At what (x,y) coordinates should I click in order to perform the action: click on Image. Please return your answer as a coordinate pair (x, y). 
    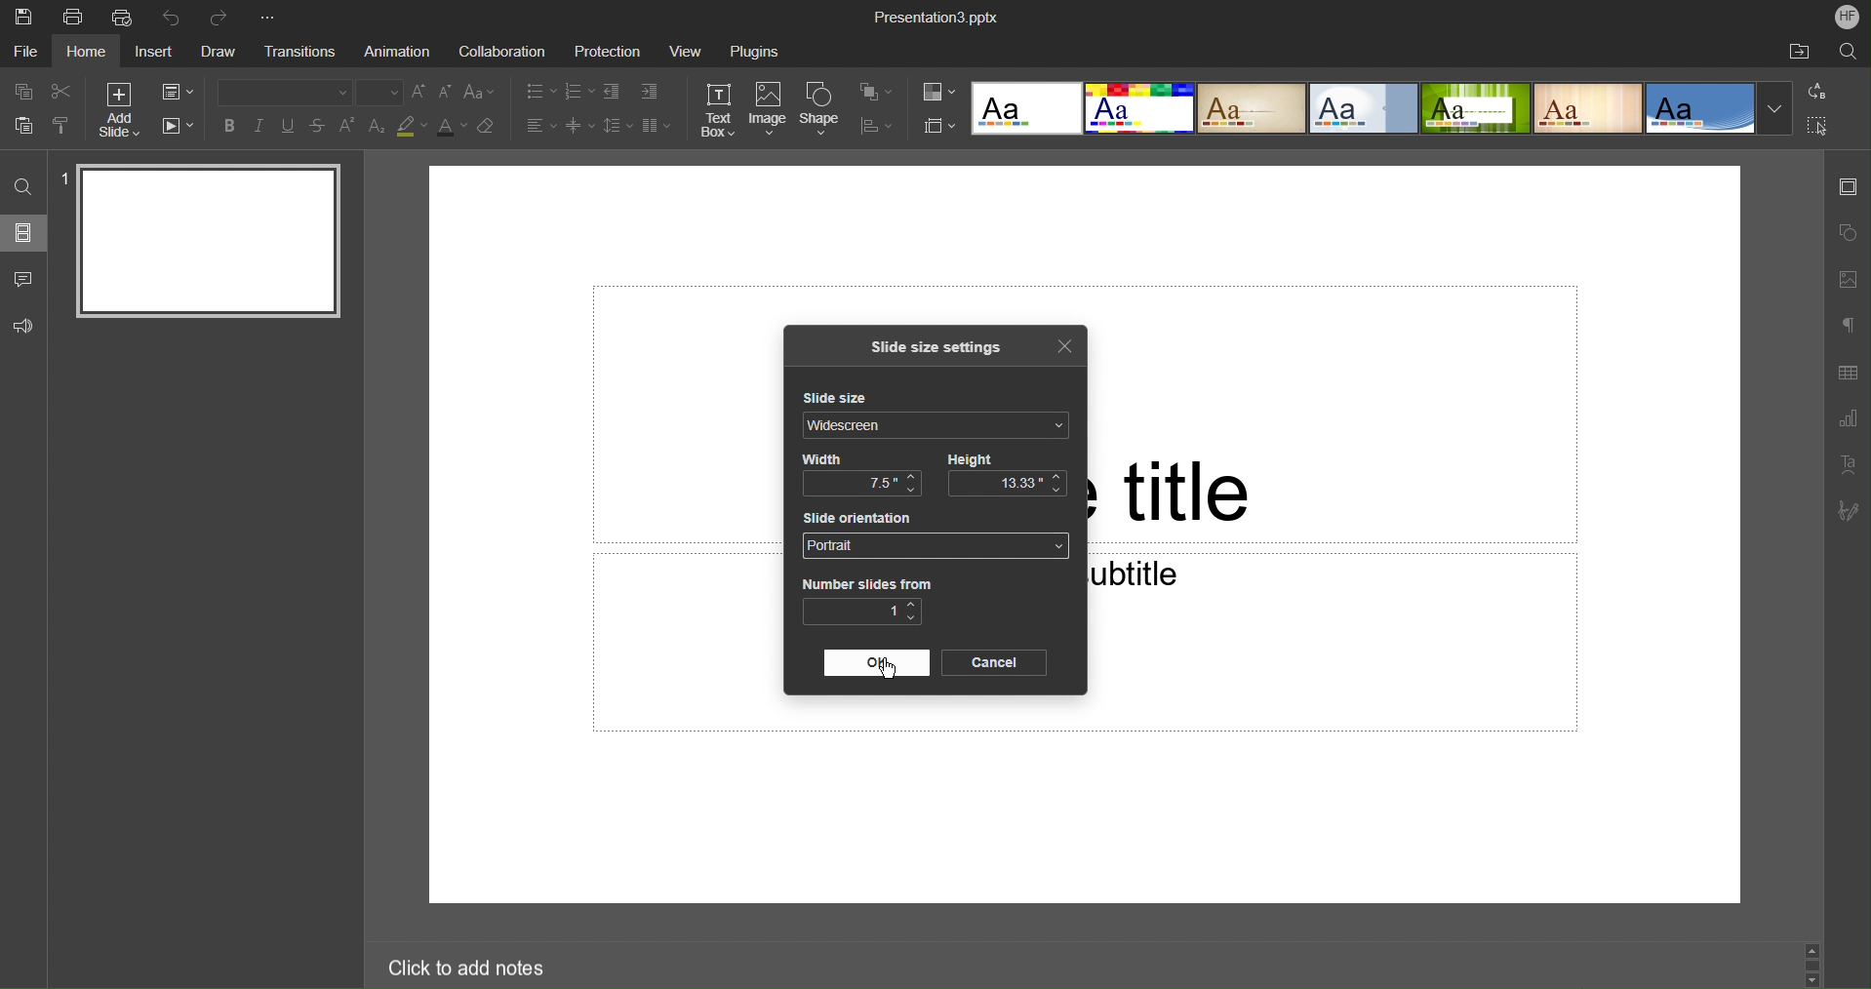
    Looking at the image, I should click on (769, 110).